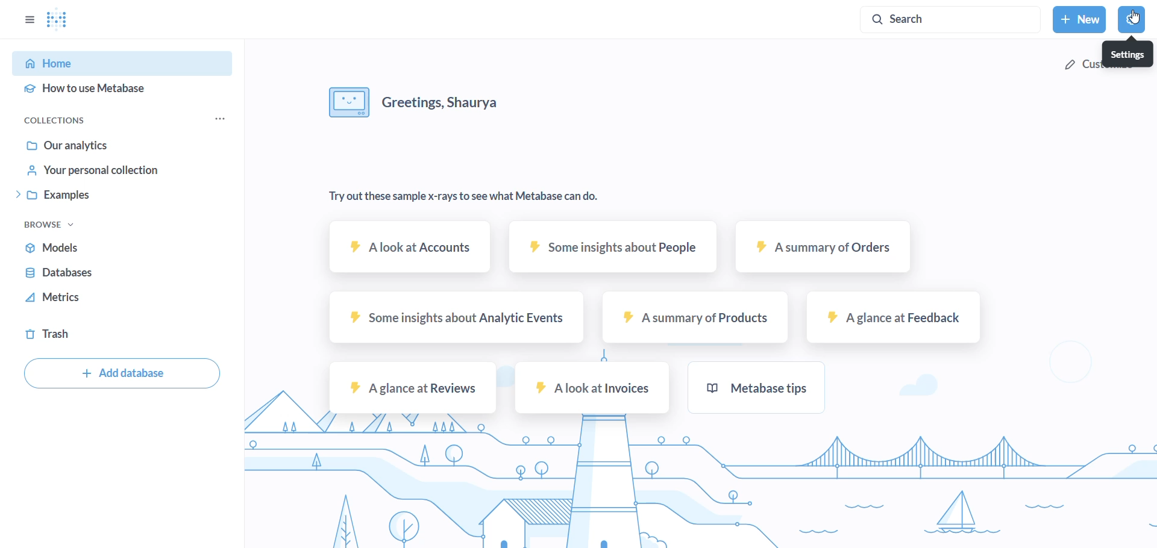 The height and width of the screenshot is (548, 1157). I want to click on HOME , so click(114, 64).